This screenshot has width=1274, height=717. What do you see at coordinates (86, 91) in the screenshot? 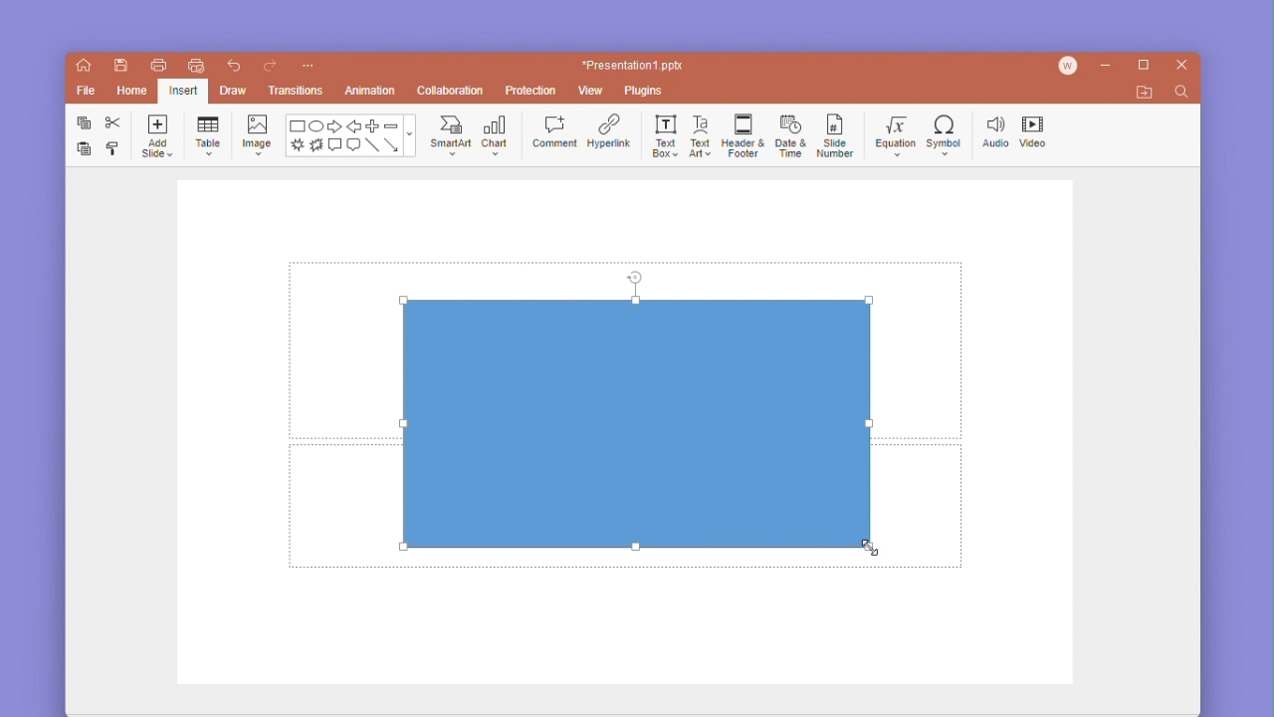
I see `file` at bounding box center [86, 91].